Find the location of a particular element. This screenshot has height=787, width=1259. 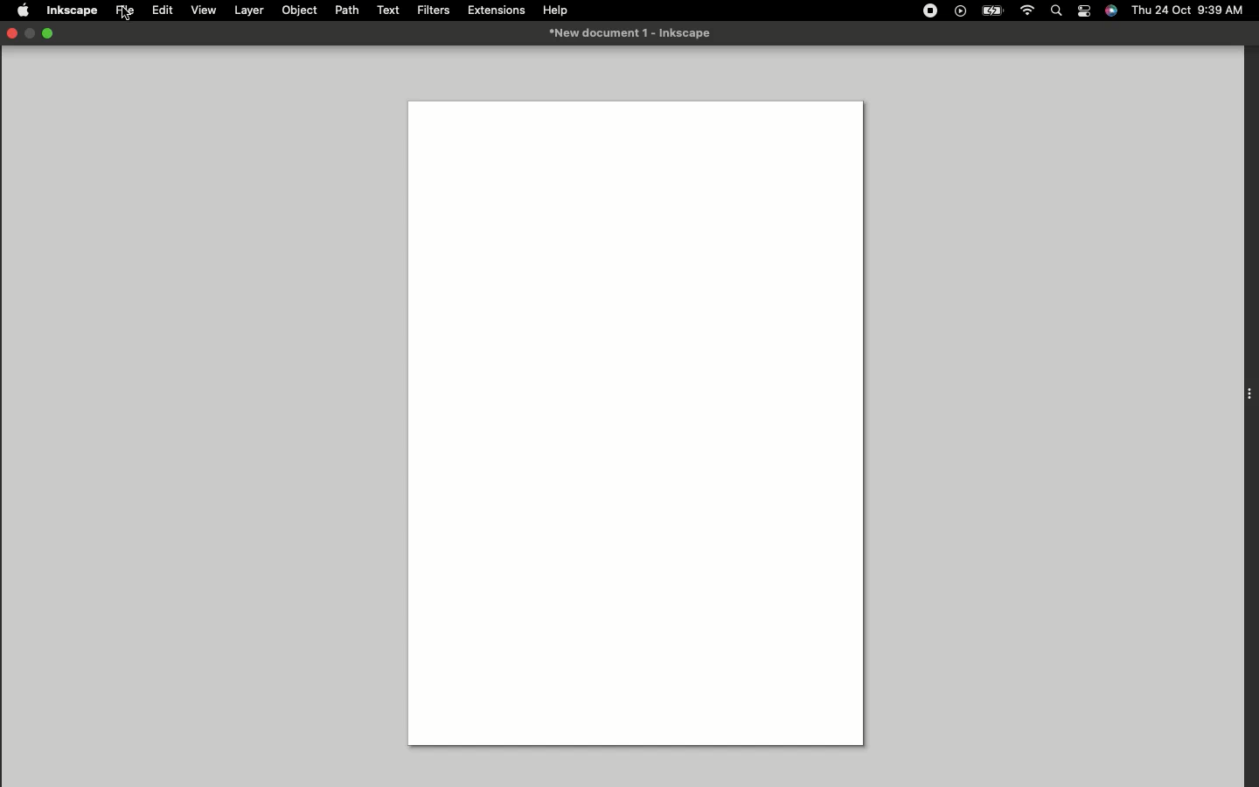

Close is located at coordinates (12, 35).